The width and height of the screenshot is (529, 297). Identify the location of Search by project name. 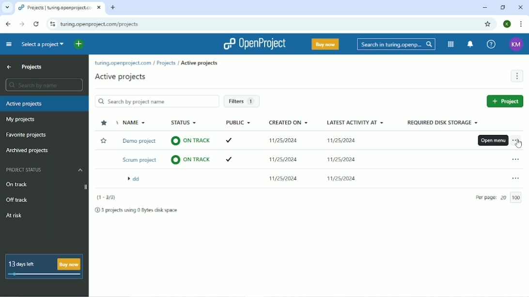
(156, 101).